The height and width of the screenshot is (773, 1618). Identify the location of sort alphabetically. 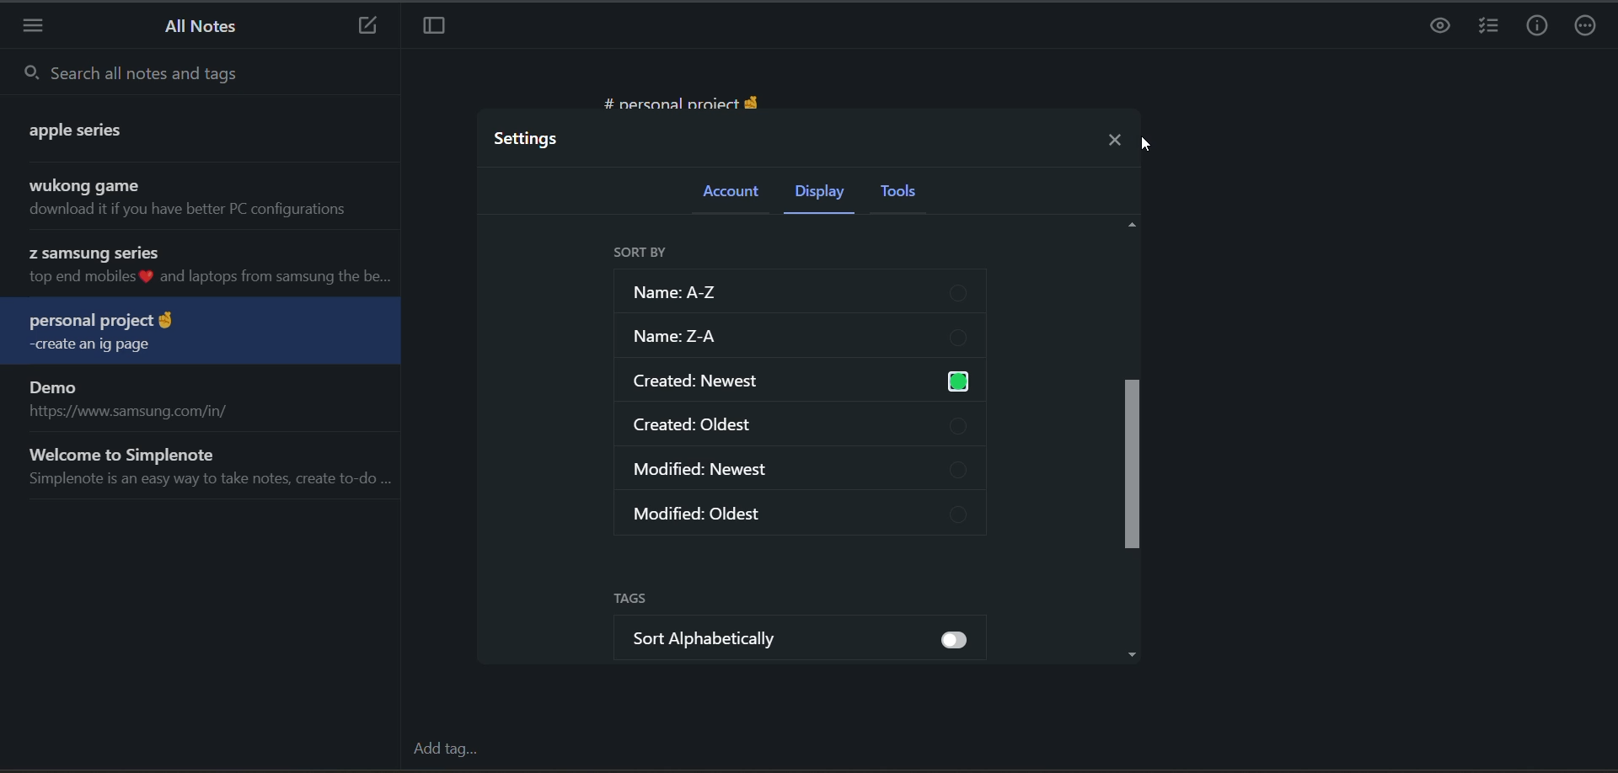
(809, 640).